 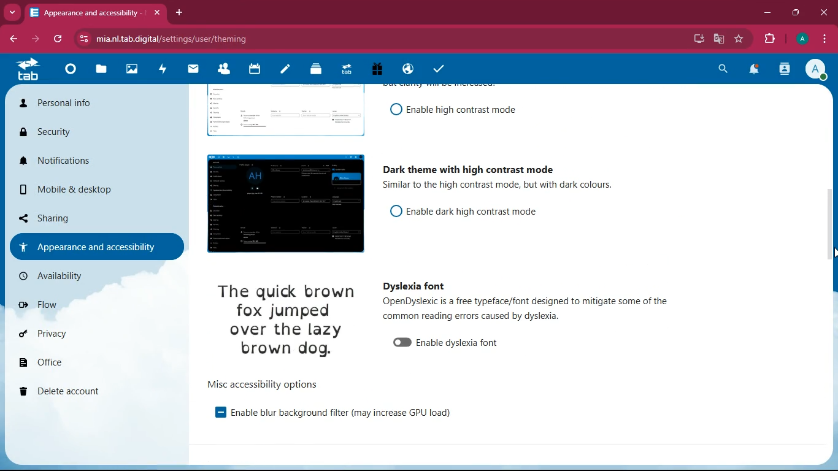 I want to click on close, so click(x=158, y=13).